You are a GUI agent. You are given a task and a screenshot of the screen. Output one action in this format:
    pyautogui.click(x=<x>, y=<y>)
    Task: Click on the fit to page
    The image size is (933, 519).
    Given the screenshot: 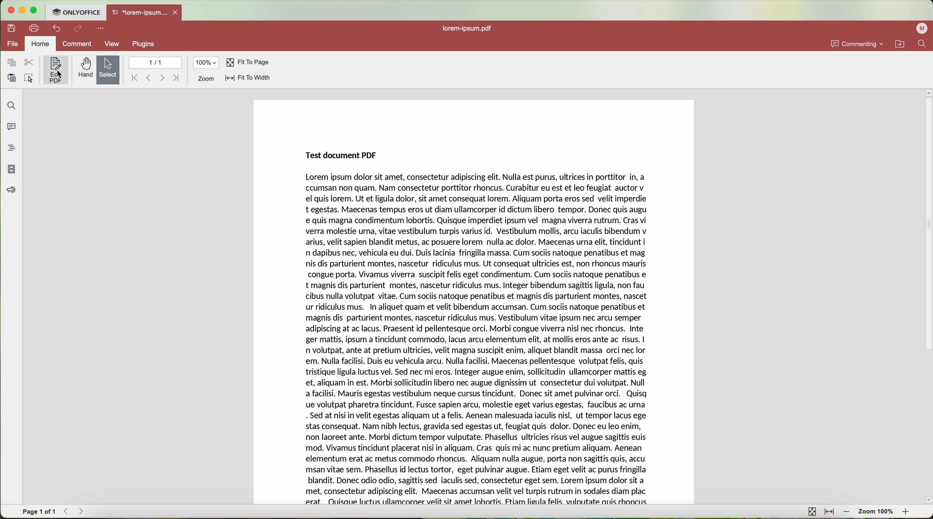 What is the action you would take?
    pyautogui.click(x=249, y=63)
    